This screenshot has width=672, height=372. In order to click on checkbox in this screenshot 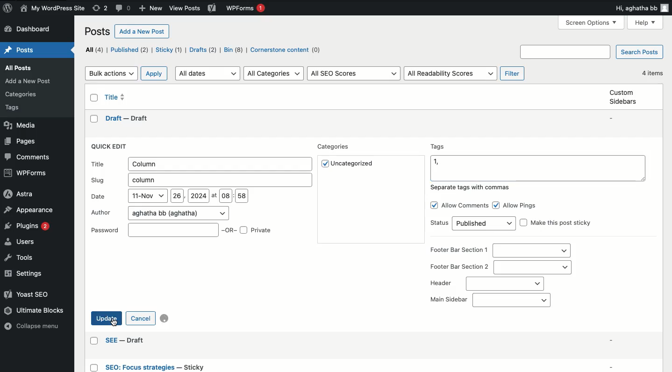, I will do `click(94, 119)`.